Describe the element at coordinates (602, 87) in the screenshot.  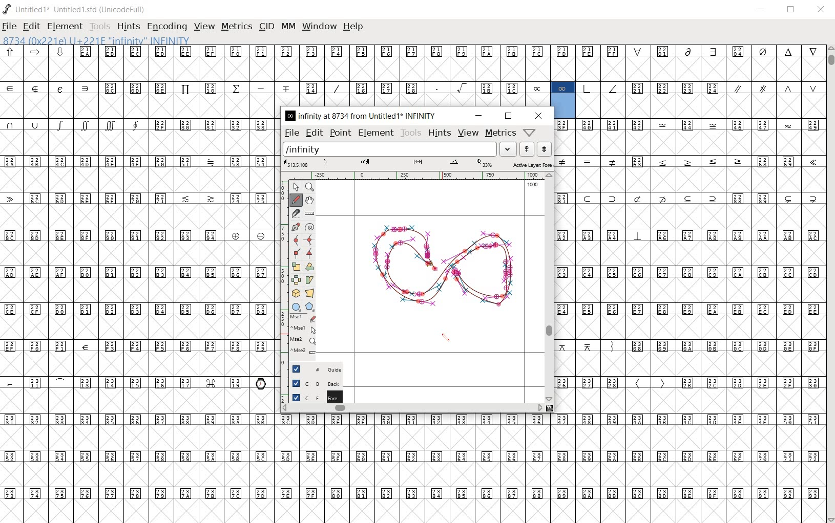
I see `symbols` at that location.